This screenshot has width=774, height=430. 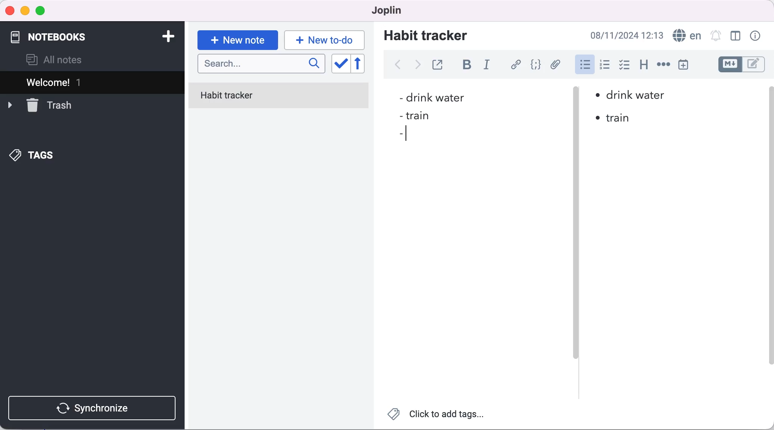 What do you see at coordinates (237, 40) in the screenshot?
I see `new note` at bounding box center [237, 40].